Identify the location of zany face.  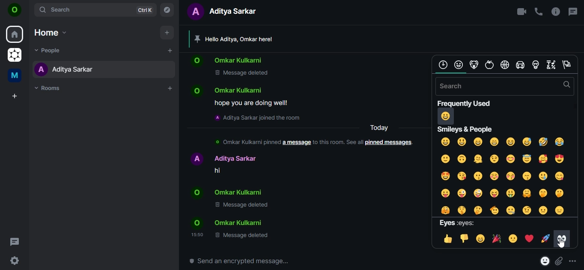
(477, 192).